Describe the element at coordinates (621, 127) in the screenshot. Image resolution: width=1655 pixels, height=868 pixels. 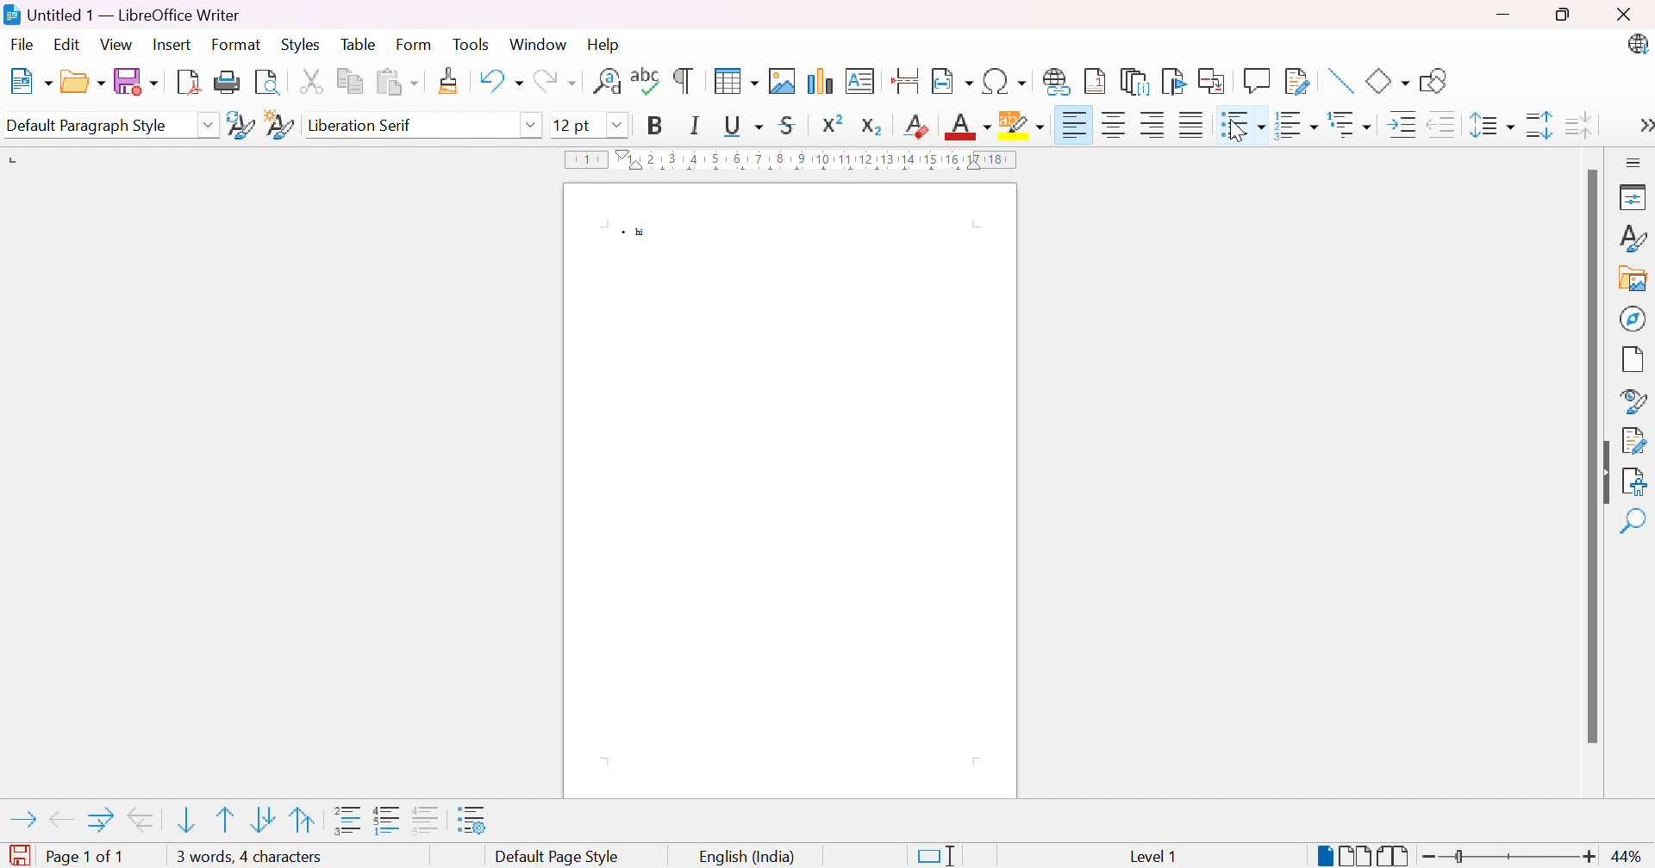
I see `Drop down` at that location.